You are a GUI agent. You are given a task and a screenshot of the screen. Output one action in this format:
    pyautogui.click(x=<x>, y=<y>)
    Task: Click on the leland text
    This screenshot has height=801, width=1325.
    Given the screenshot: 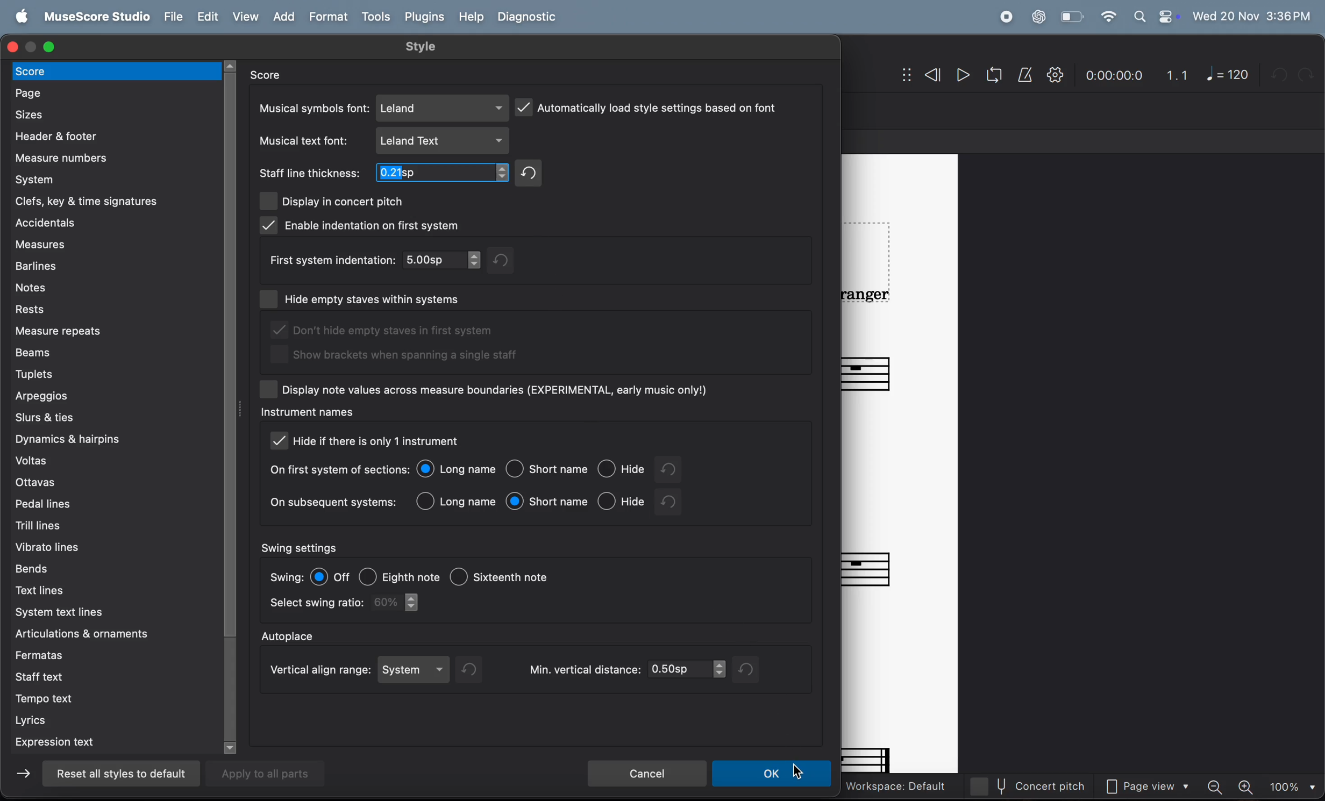 What is the action you would take?
    pyautogui.click(x=444, y=141)
    